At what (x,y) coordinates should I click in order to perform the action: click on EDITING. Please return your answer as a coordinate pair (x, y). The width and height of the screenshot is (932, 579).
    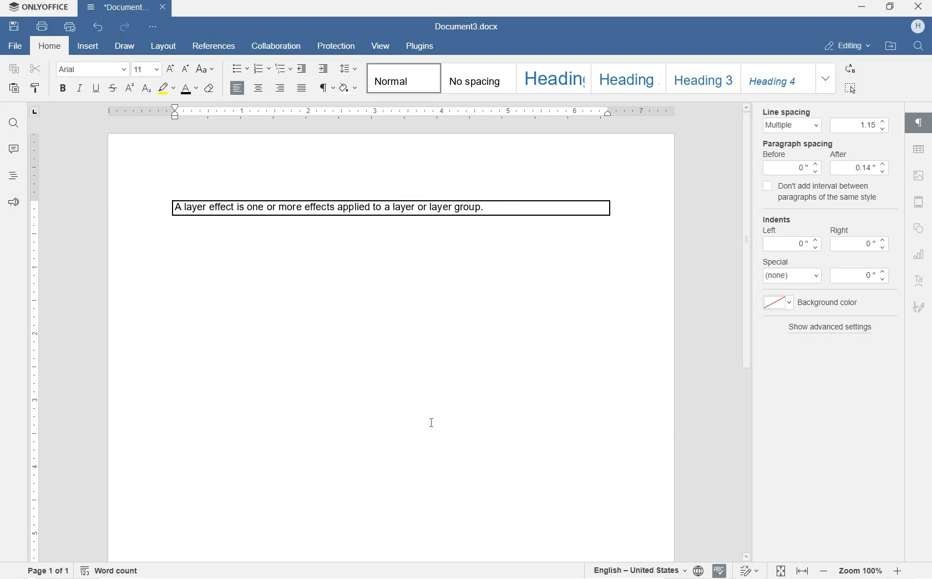
    Looking at the image, I should click on (848, 46).